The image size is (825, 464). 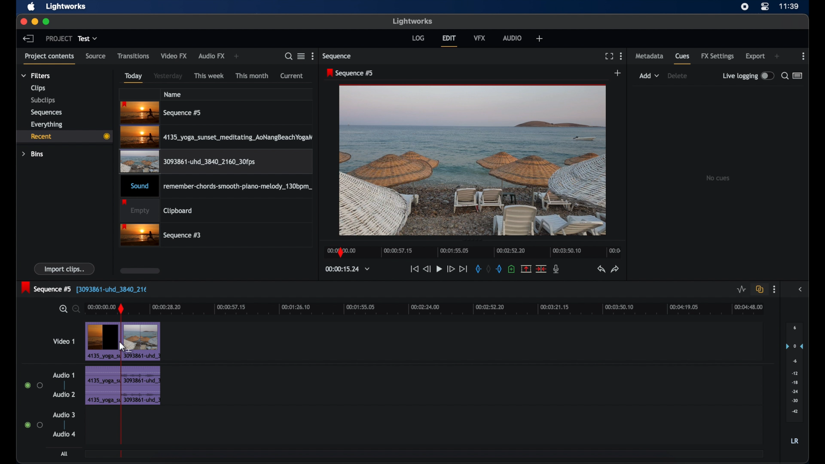 I want to click on audio clip, so click(x=143, y=385).